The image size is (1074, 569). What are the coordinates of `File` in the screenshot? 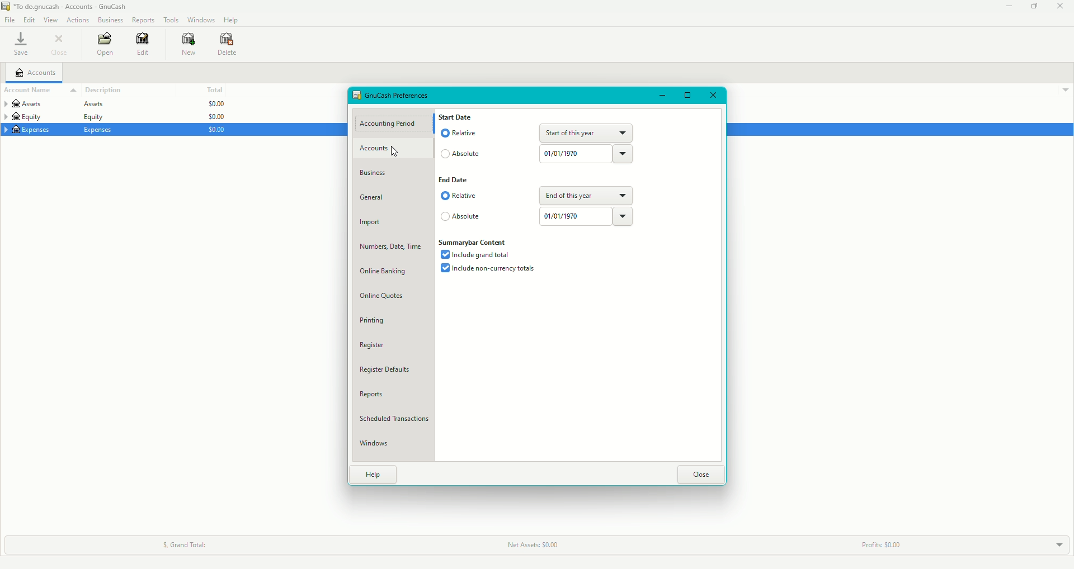 It's located at (9, 19).